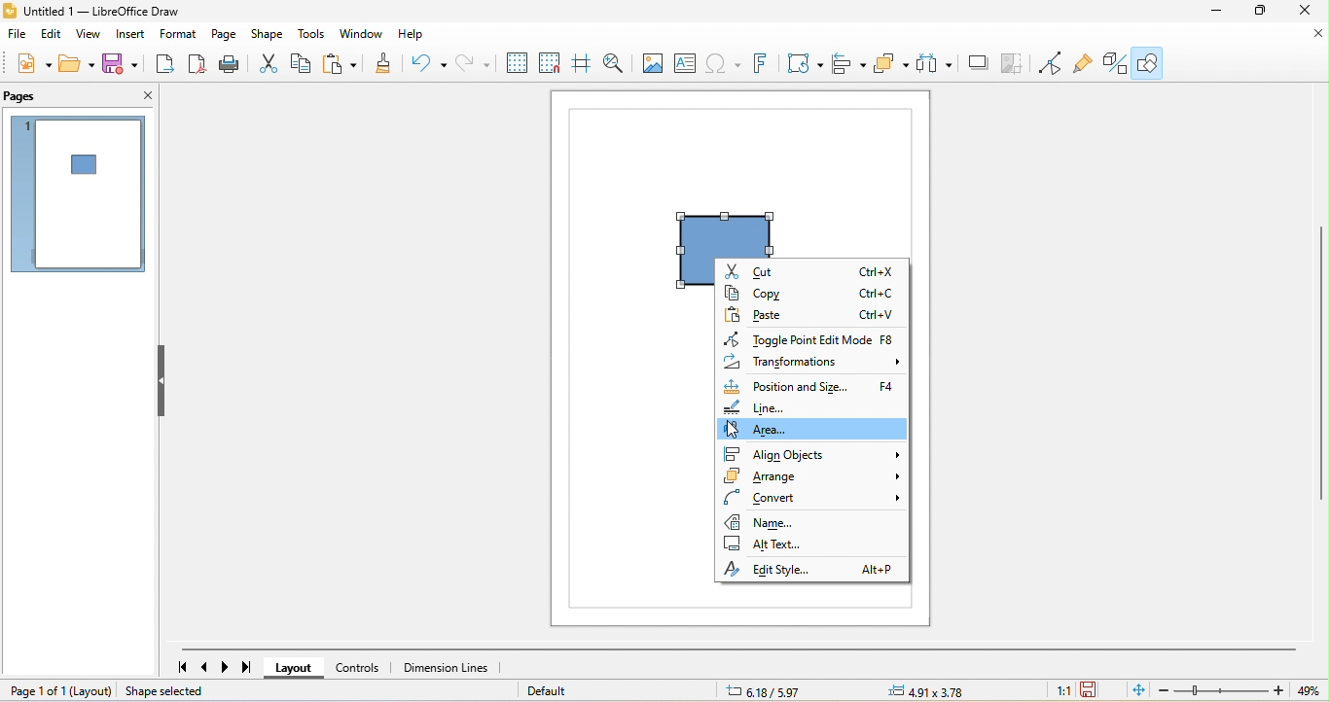  Describe the element at coordinates (1084, 63) in the screenshot. I see `show gluepoint function` at that location.